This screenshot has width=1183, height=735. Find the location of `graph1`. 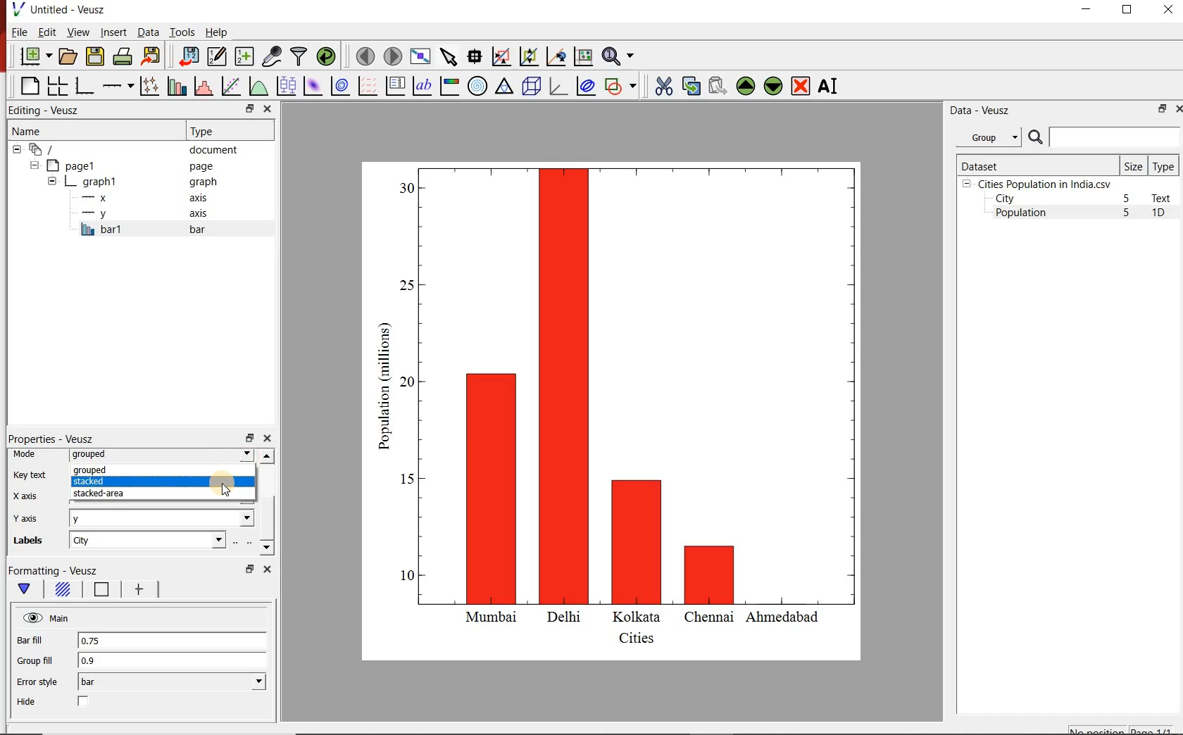

graph1 is located at coordinates (134, 182).